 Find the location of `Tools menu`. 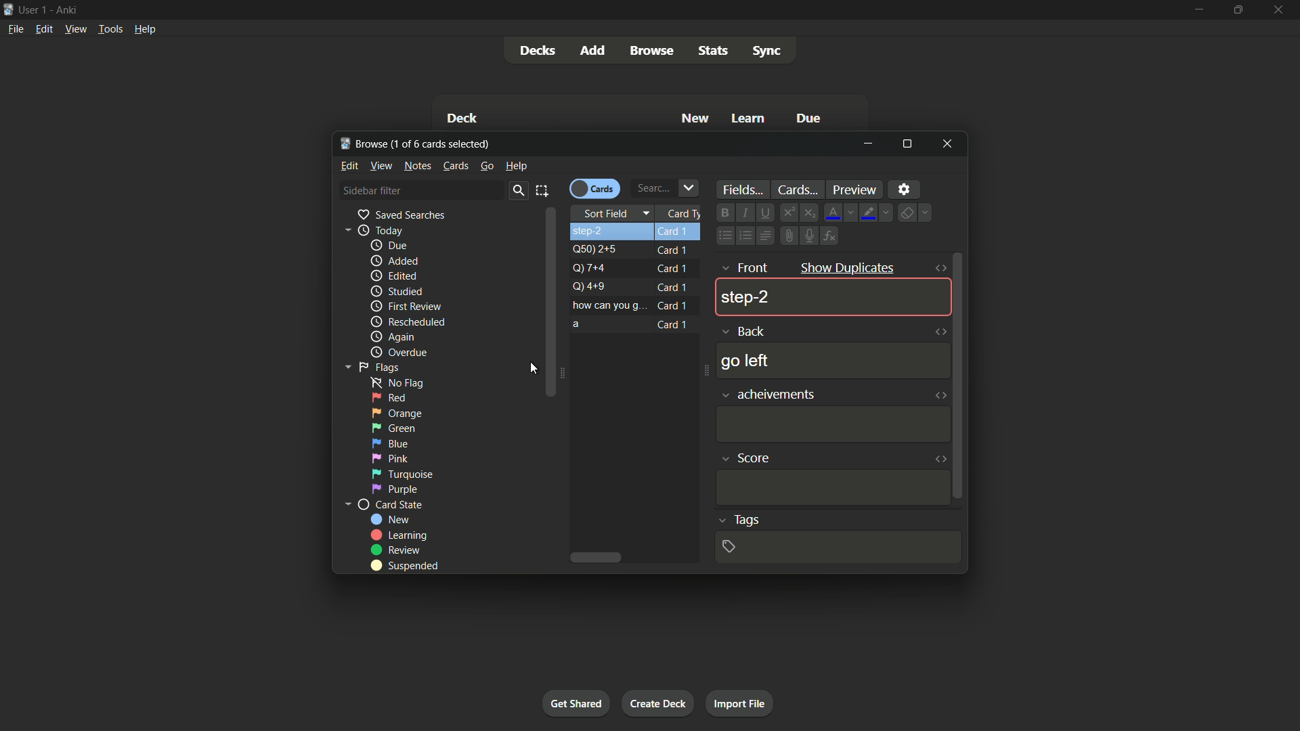

Tools menu is located at coordinates (108, 30).